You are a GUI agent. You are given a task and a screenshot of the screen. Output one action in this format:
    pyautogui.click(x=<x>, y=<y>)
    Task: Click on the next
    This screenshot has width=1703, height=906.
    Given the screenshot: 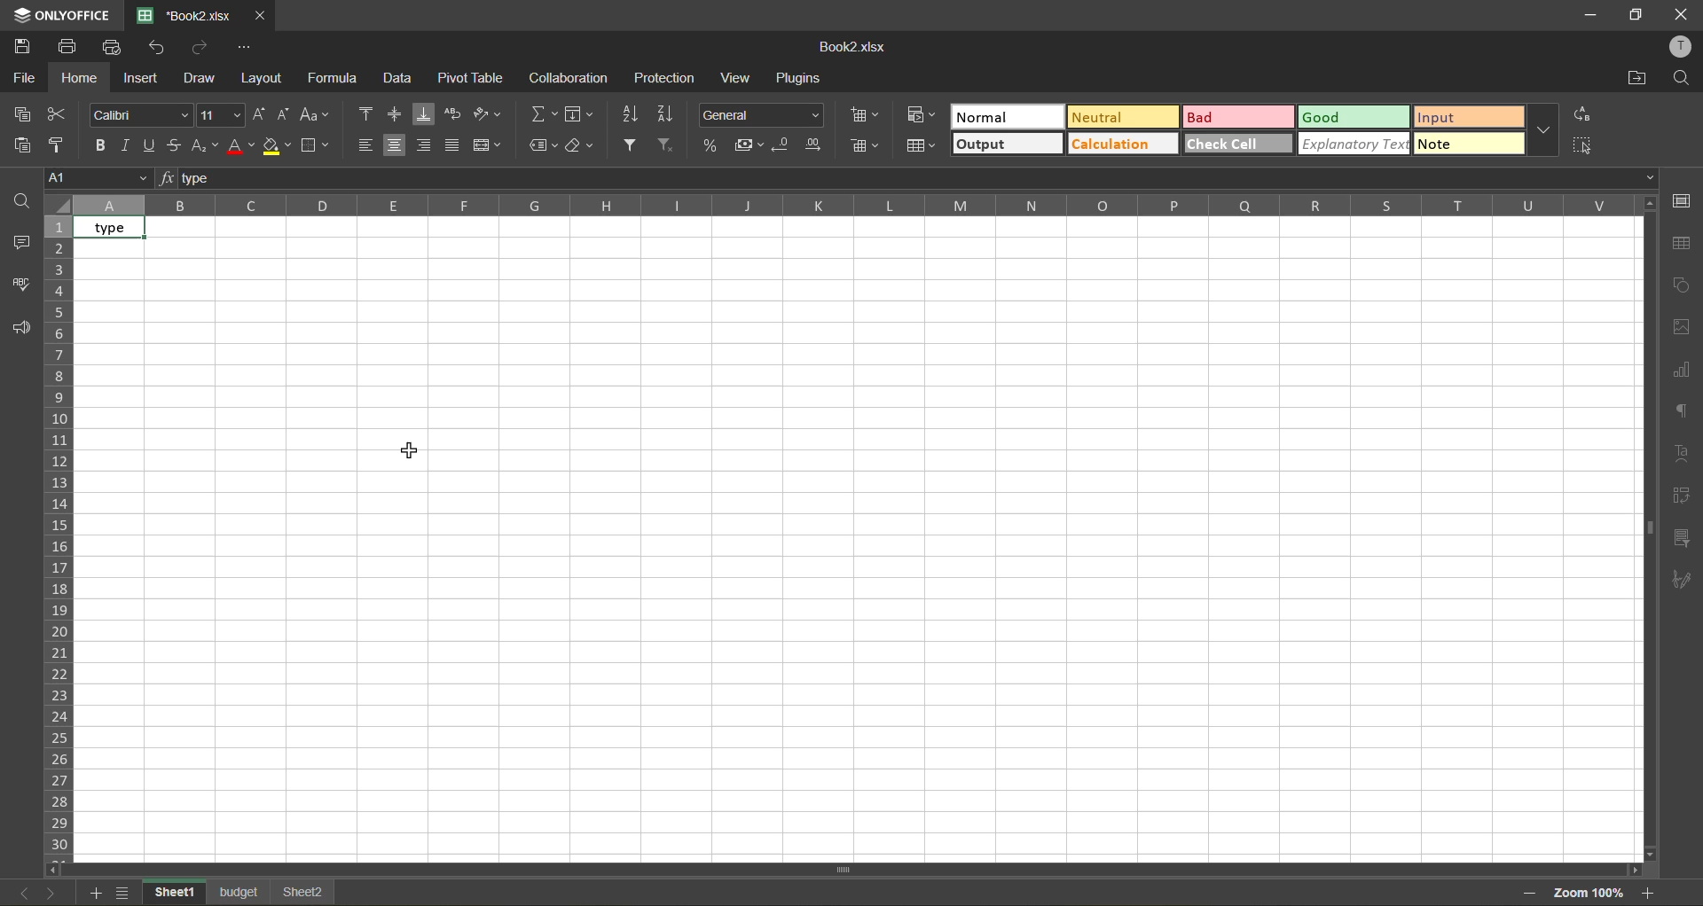 What is the action you would take?
    pyautogui.click(x=52, y=891)
    